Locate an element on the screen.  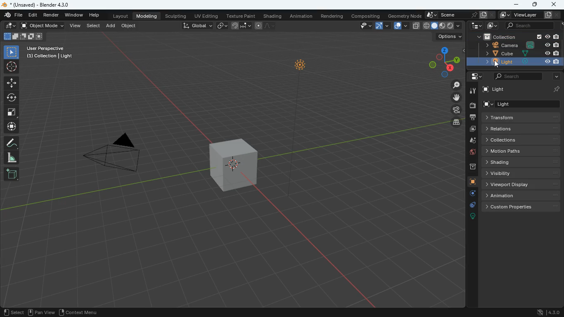
more is located at coordinates (555, 76).